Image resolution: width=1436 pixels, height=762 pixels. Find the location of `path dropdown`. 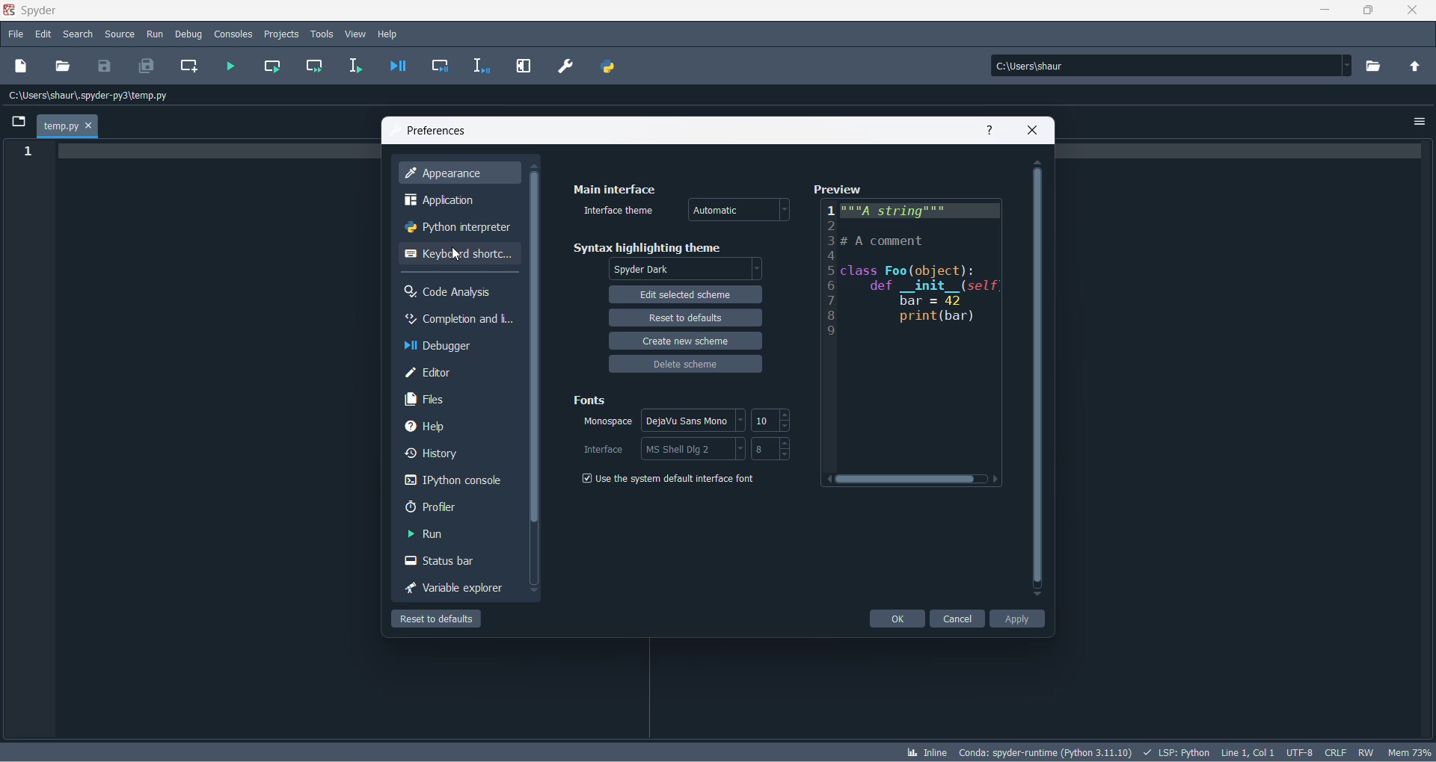

path dropdown is located at coordinates (1349, 67).